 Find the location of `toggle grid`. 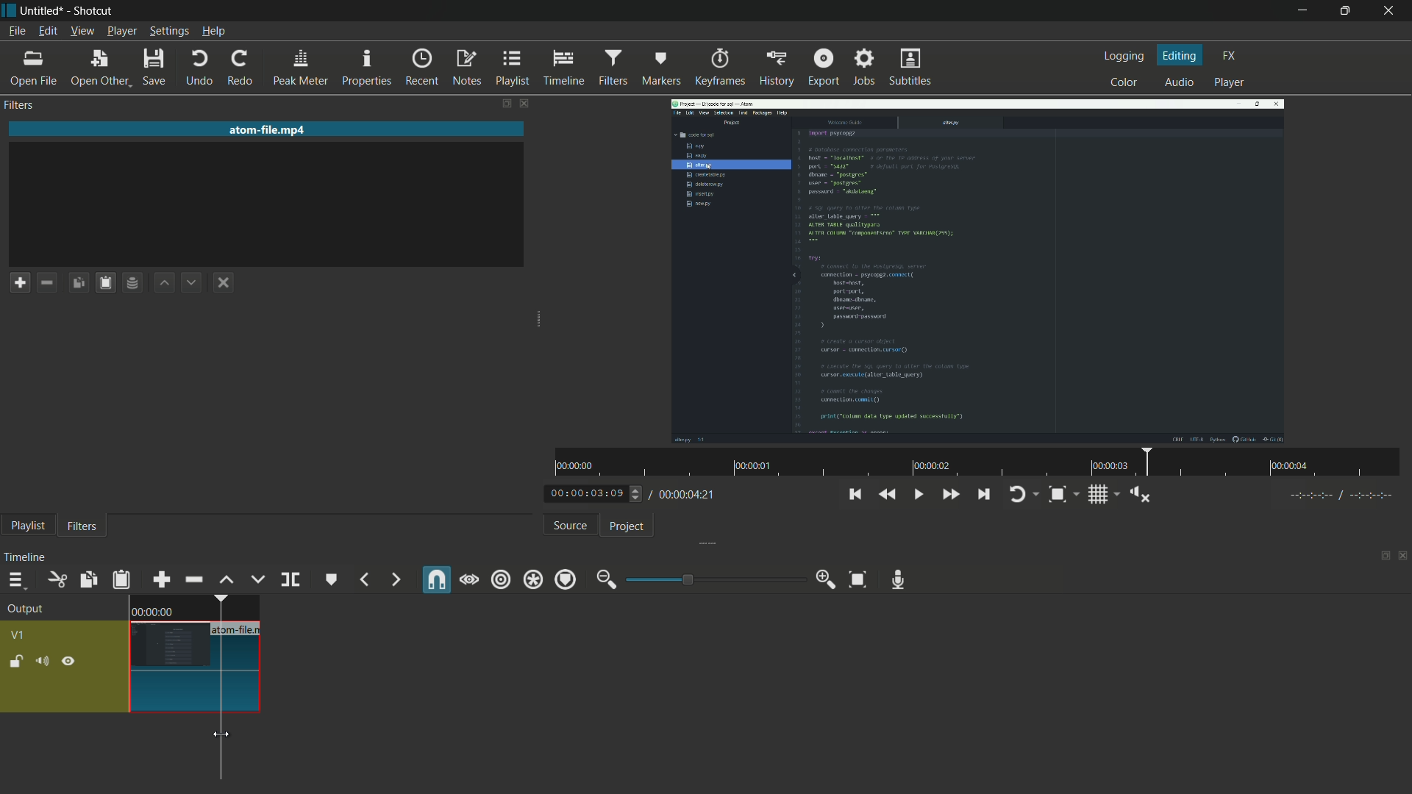

toggle grid is located at coordinates (1099, 495).